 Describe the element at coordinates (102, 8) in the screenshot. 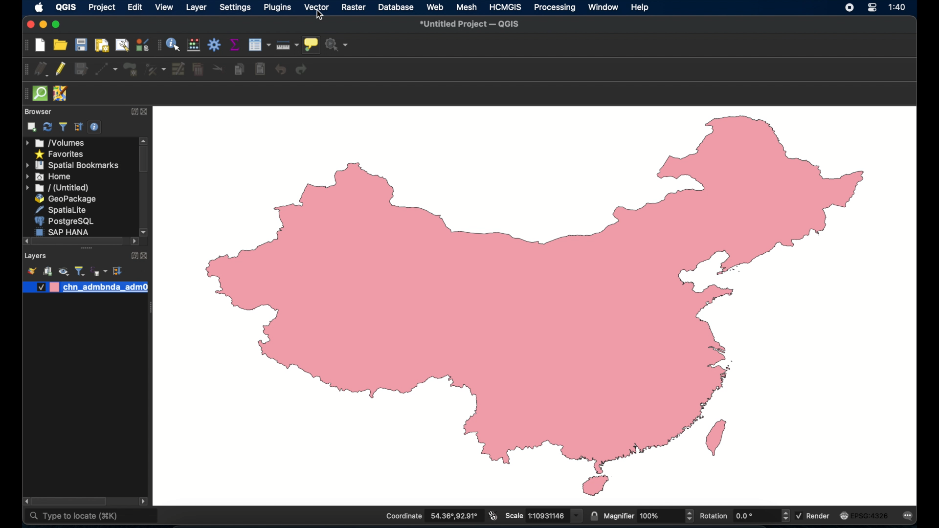

I see `project` at that location.